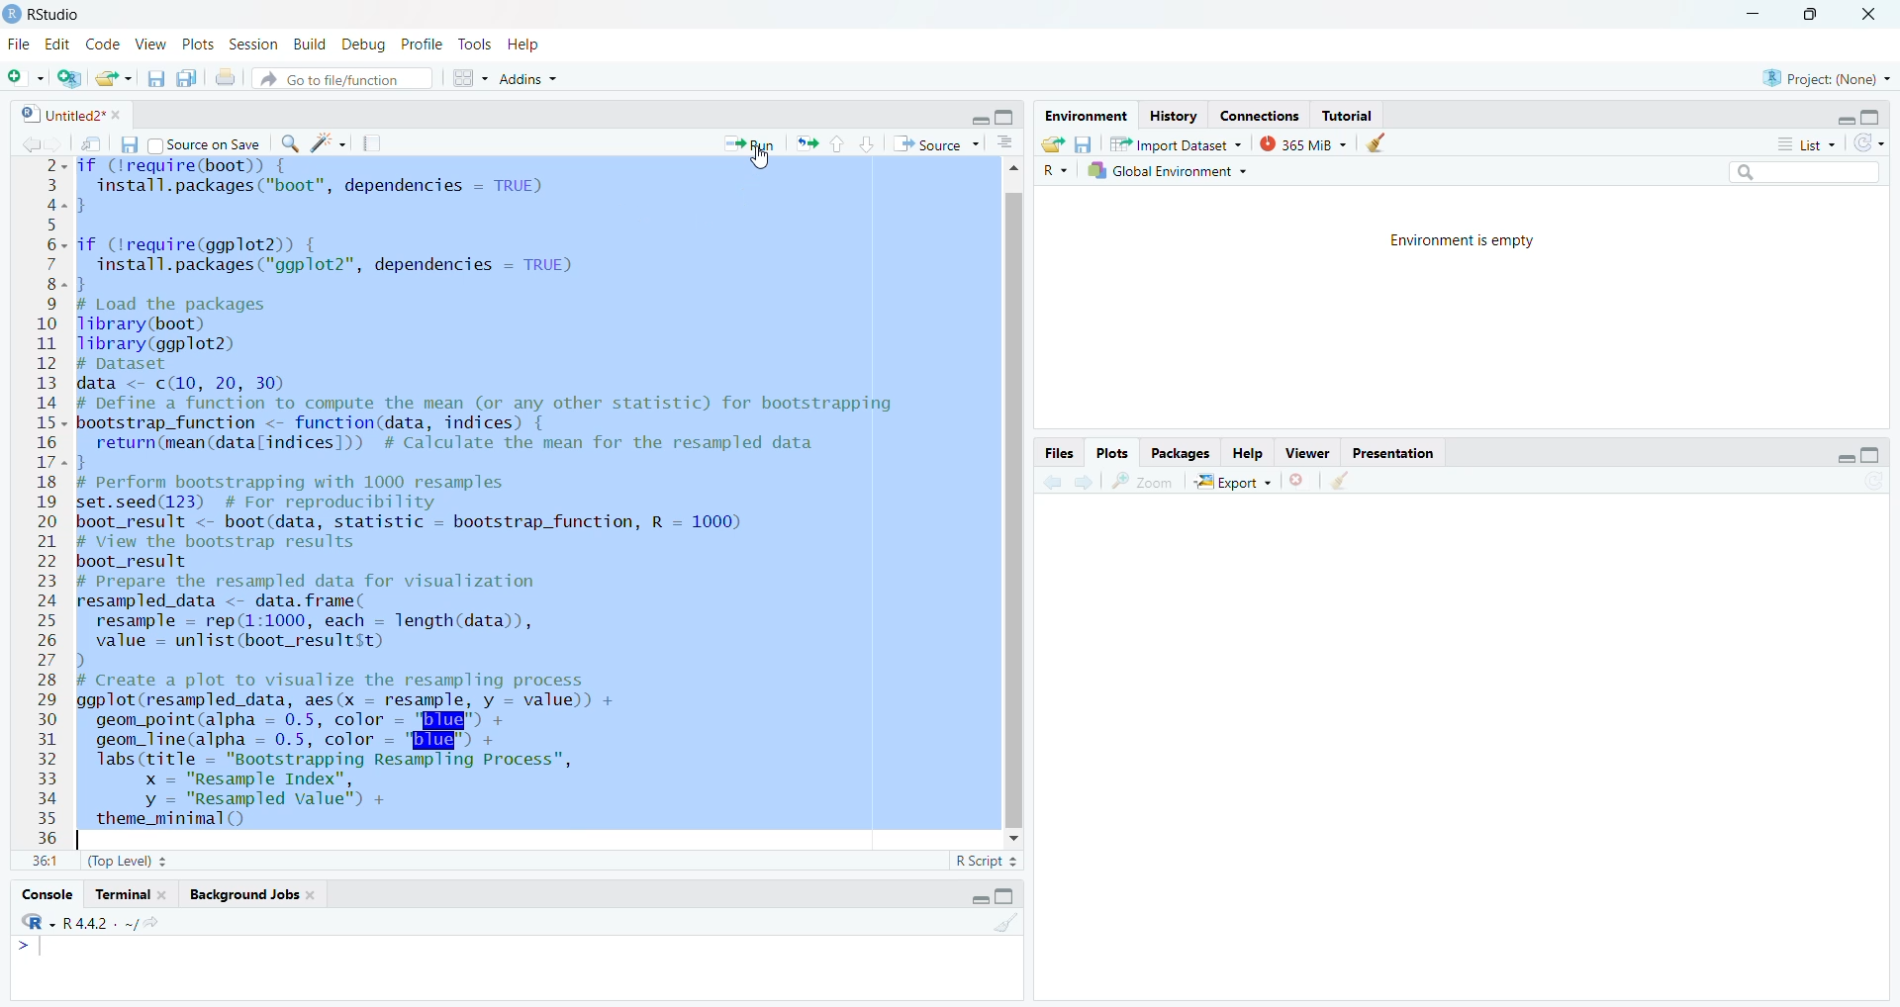  Describe the element at coordinates (123, 922) in the screenshot. I see `r4.42/` at that location.